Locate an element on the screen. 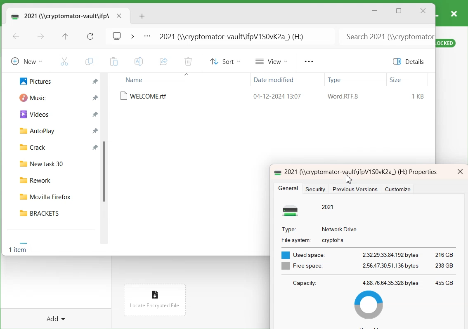  455 GB is located at coordinates (444, 282).